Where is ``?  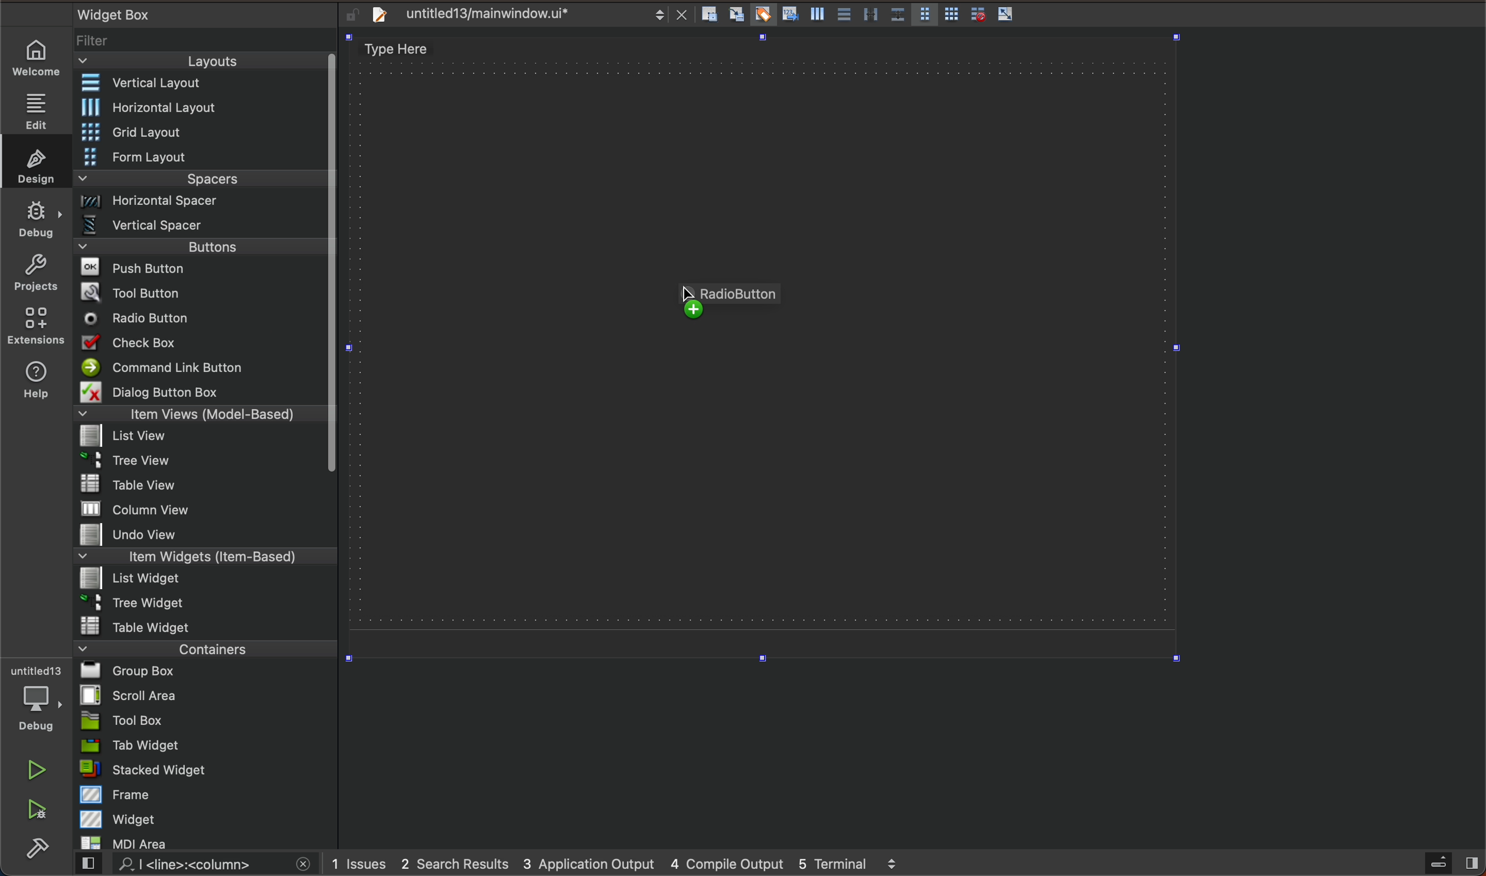  is located at coordinates (788, 15).